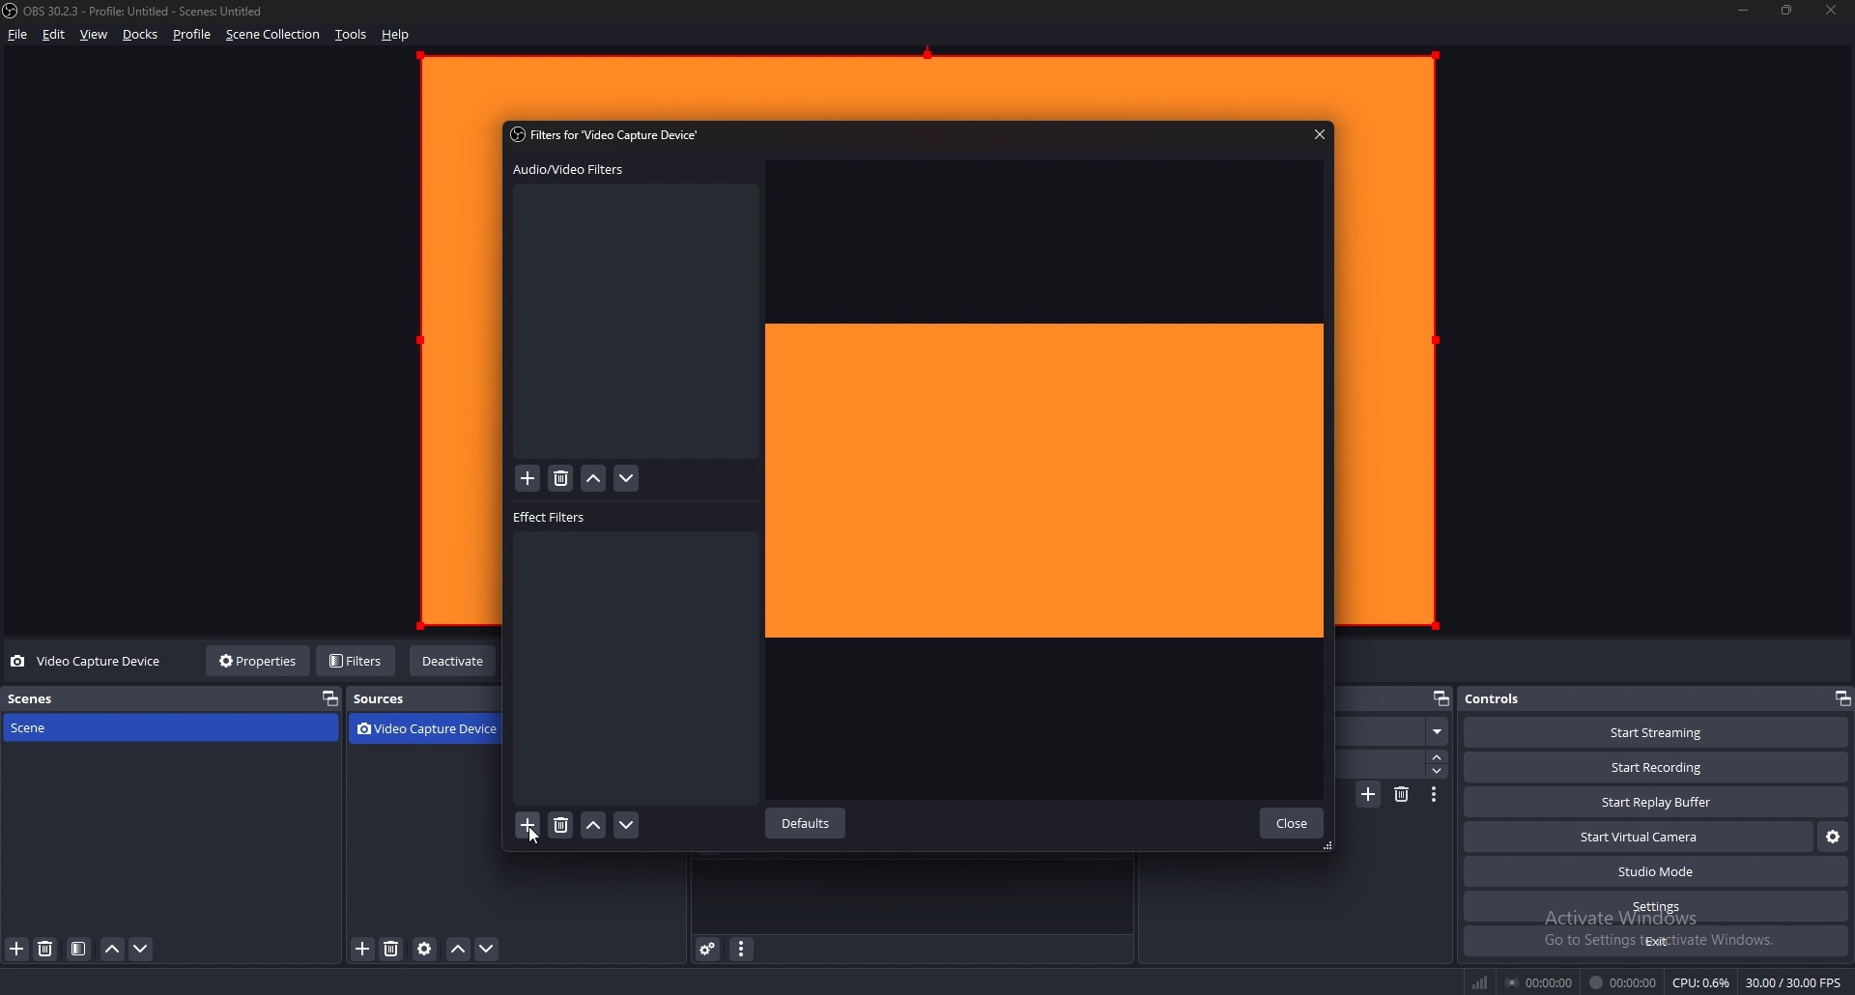 The image size is (1855, 995). What do you see at coordinates (90, 727) in the screenshot?
I see `scene` at bounding box center [90, 727].